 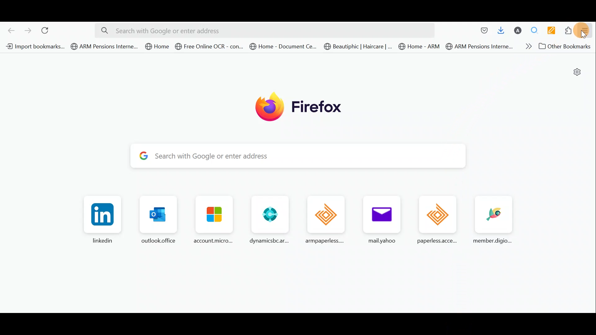 I want to click on Home - ARM, so click(x=420, y=47).